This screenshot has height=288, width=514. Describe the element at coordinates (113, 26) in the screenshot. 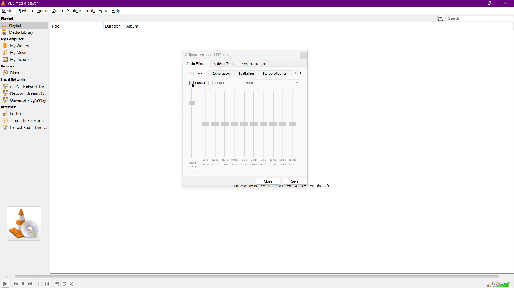

I see `Duration` at that location.